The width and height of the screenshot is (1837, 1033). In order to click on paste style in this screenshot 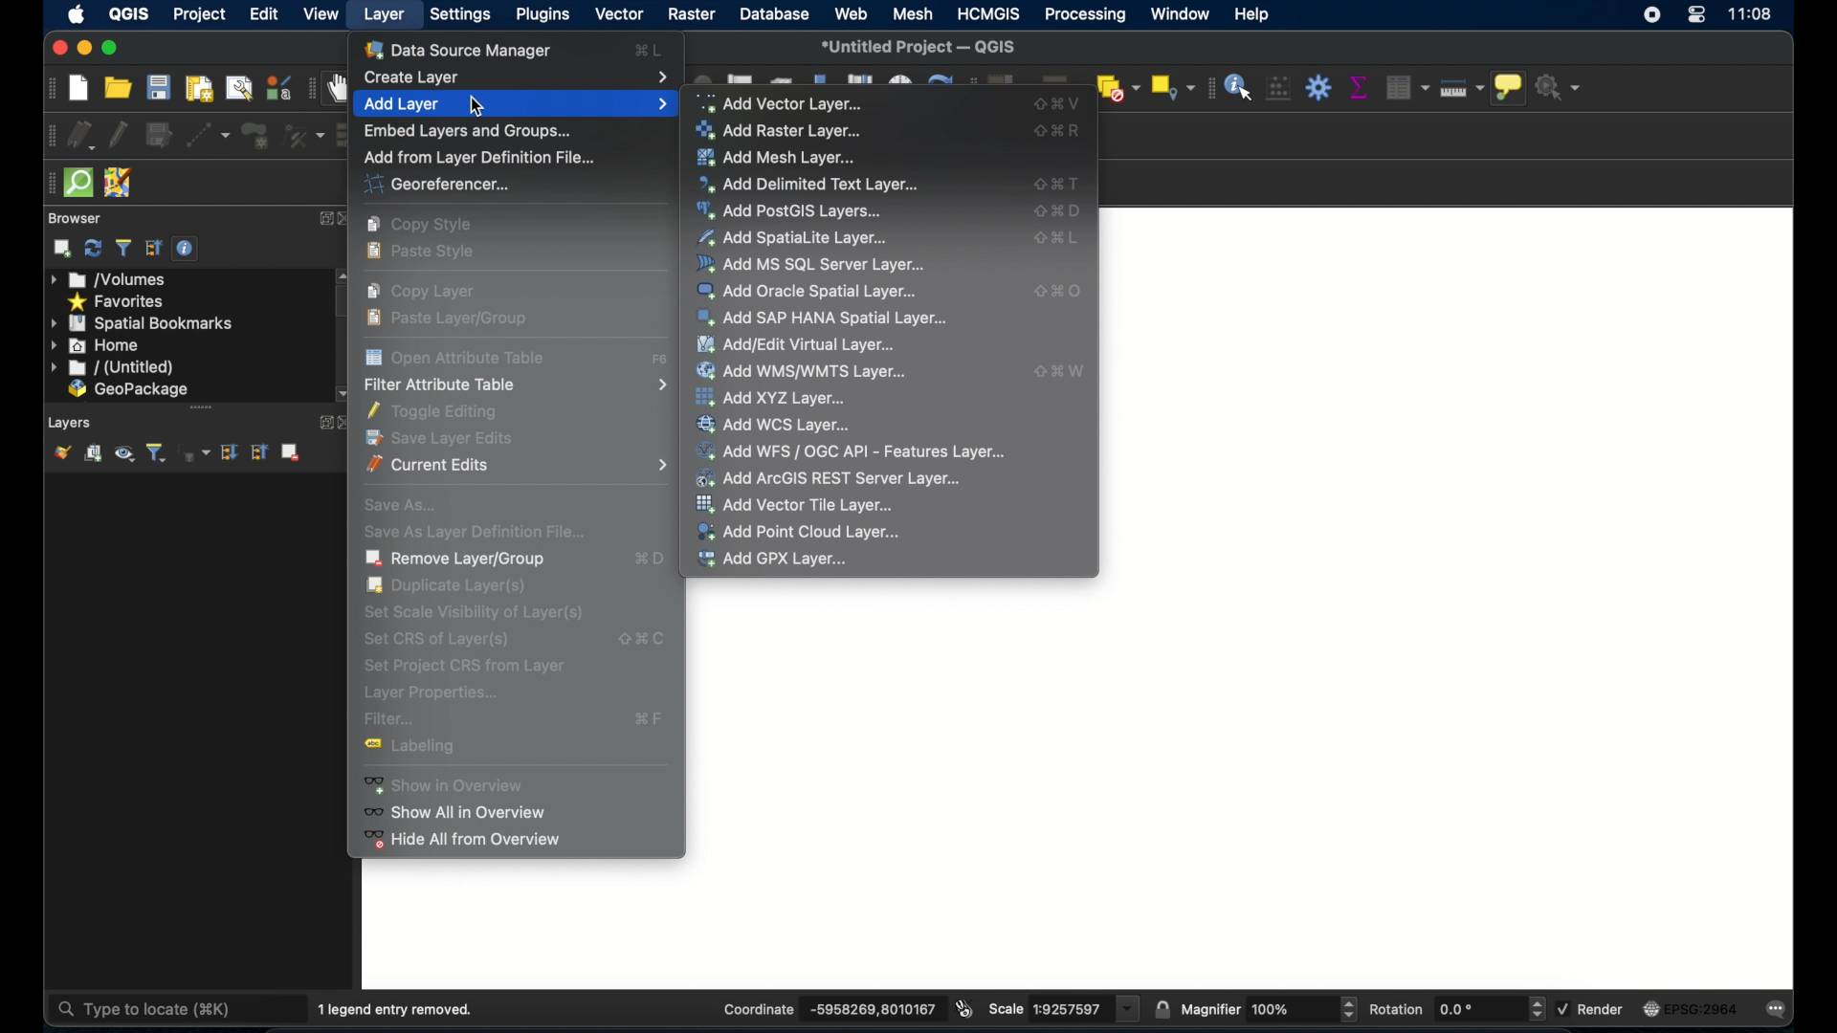, I will do `click(427, 253)`.